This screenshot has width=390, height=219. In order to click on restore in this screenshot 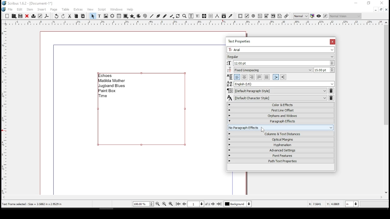, I will do `click(381, 9)`.